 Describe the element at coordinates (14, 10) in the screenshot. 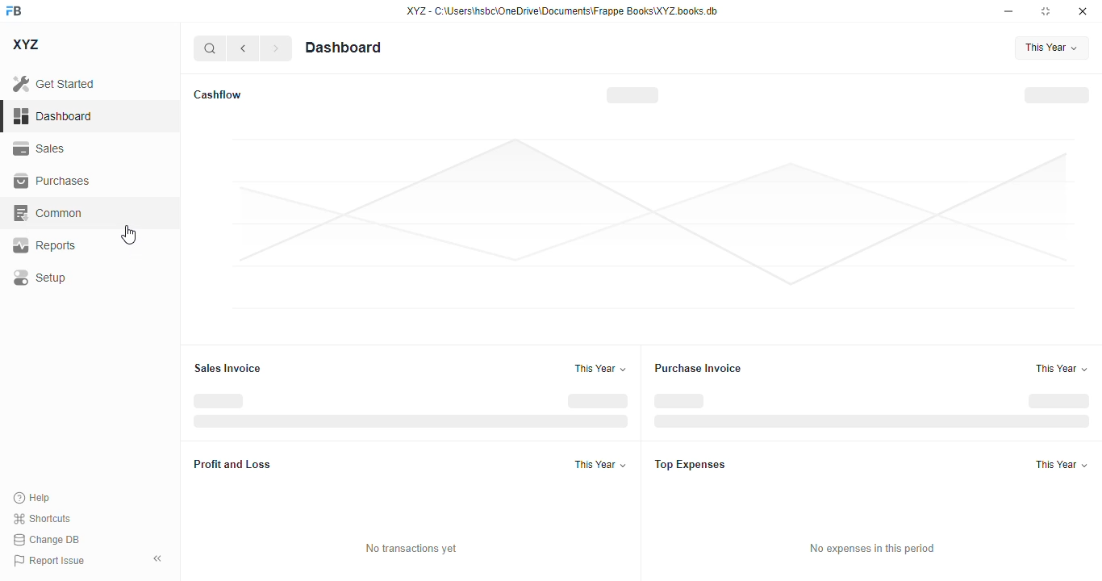

I see `FB logo` at that location.